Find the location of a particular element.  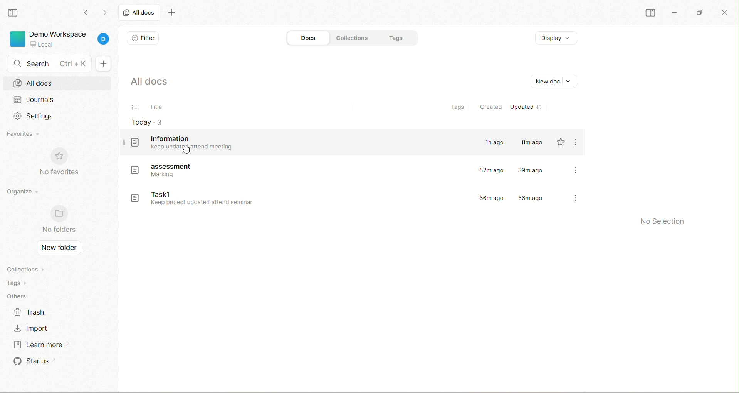

maximize is located at coordinates (701, 11).